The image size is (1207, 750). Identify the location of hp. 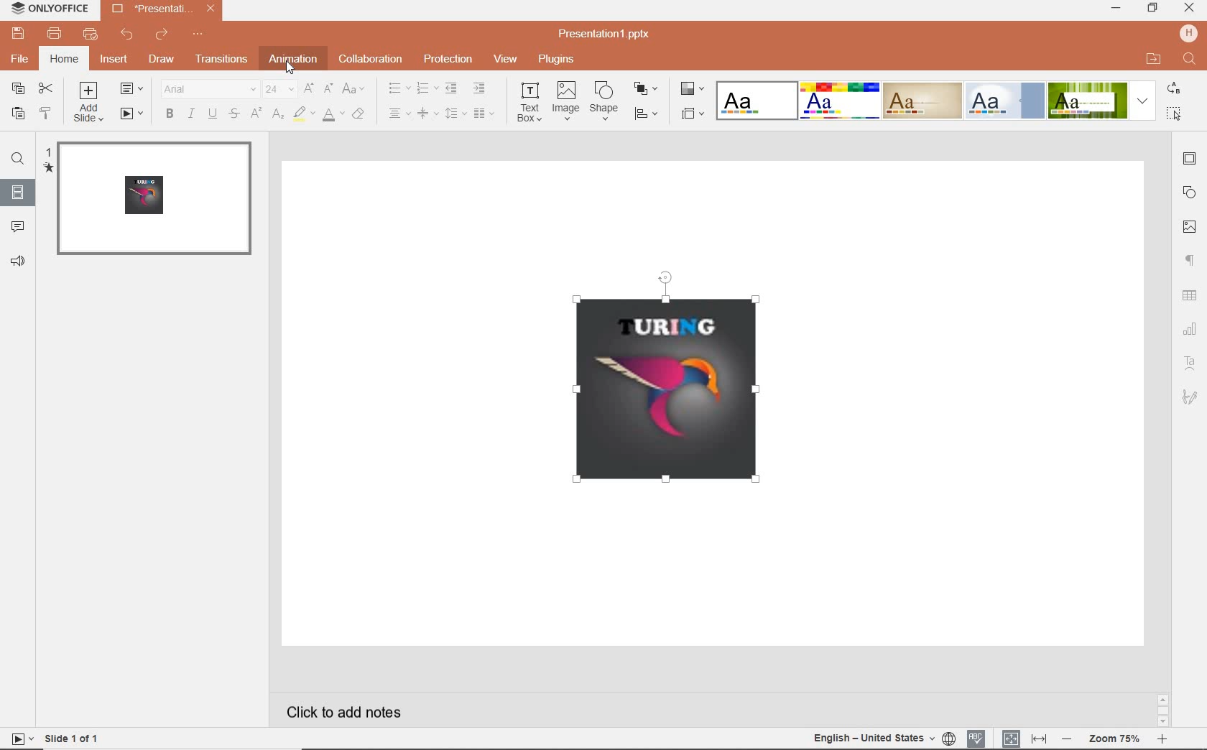
(1189, 33).